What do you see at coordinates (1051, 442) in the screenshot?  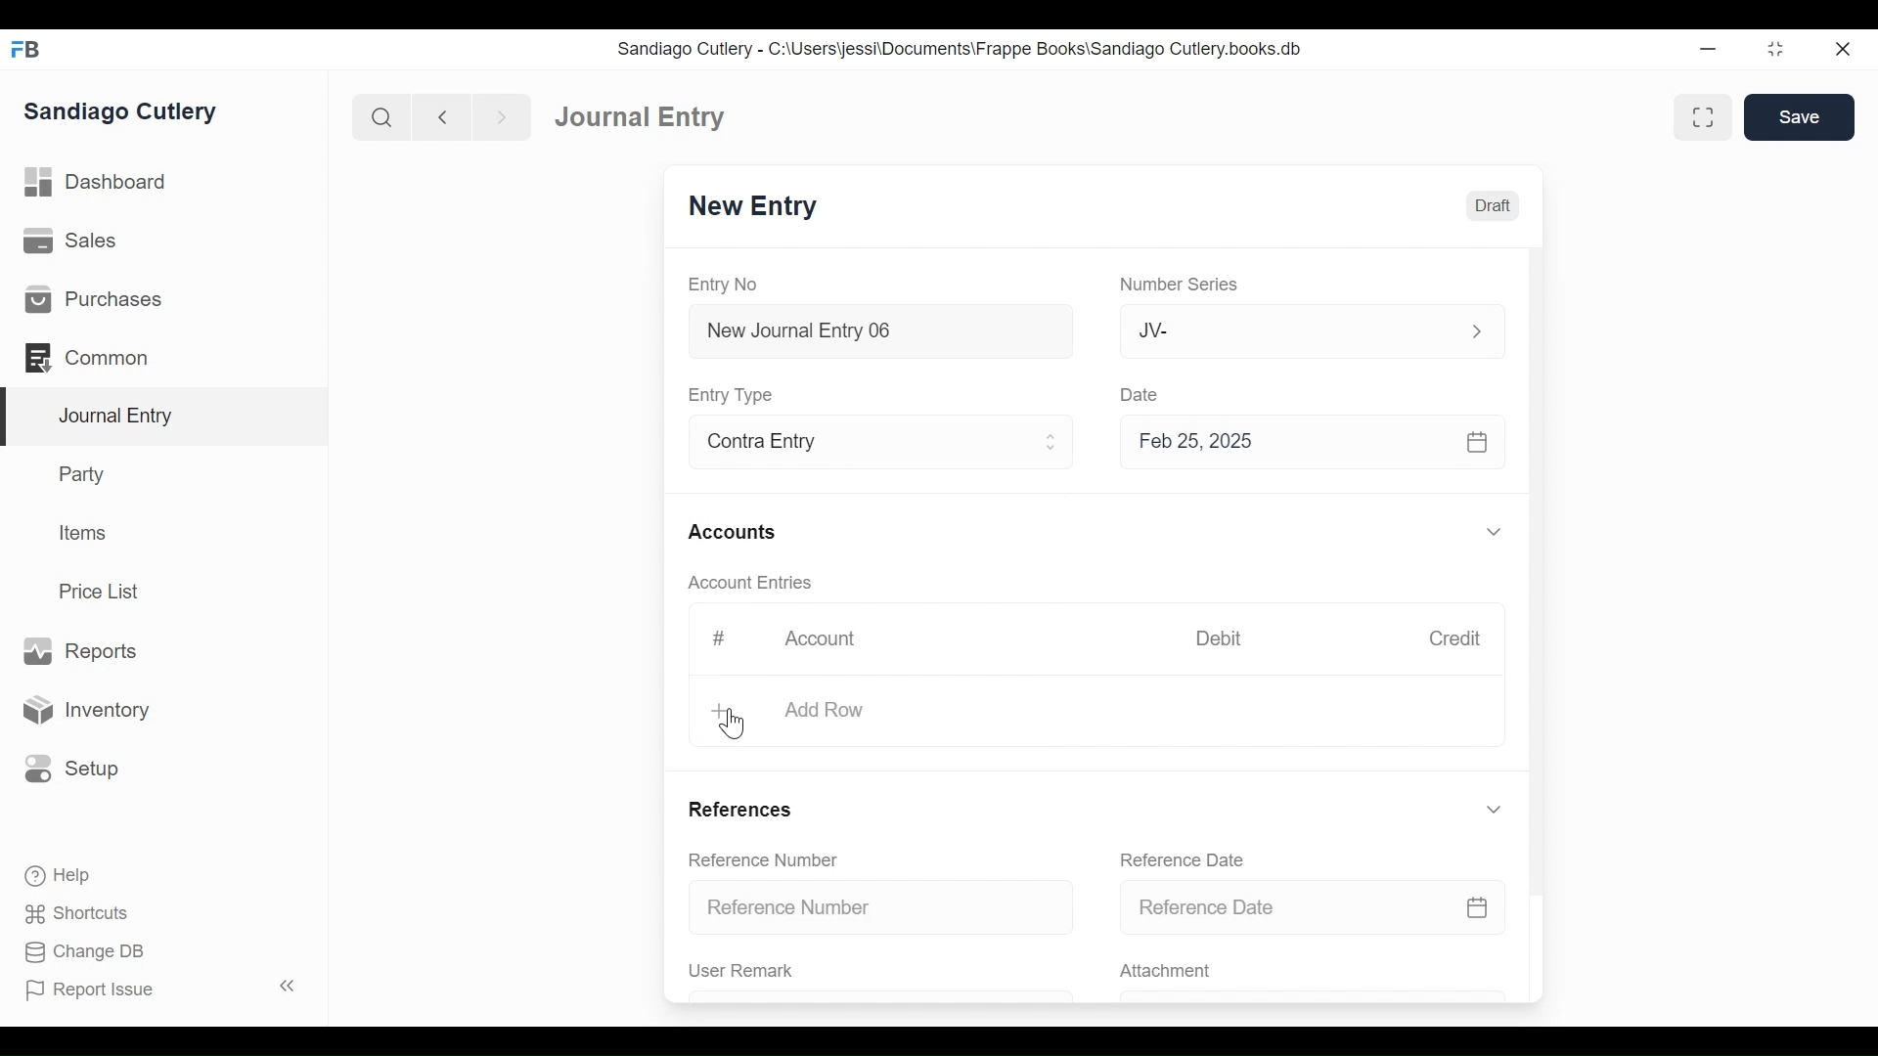 I see `Expand` at bounding box center [1051, 442].